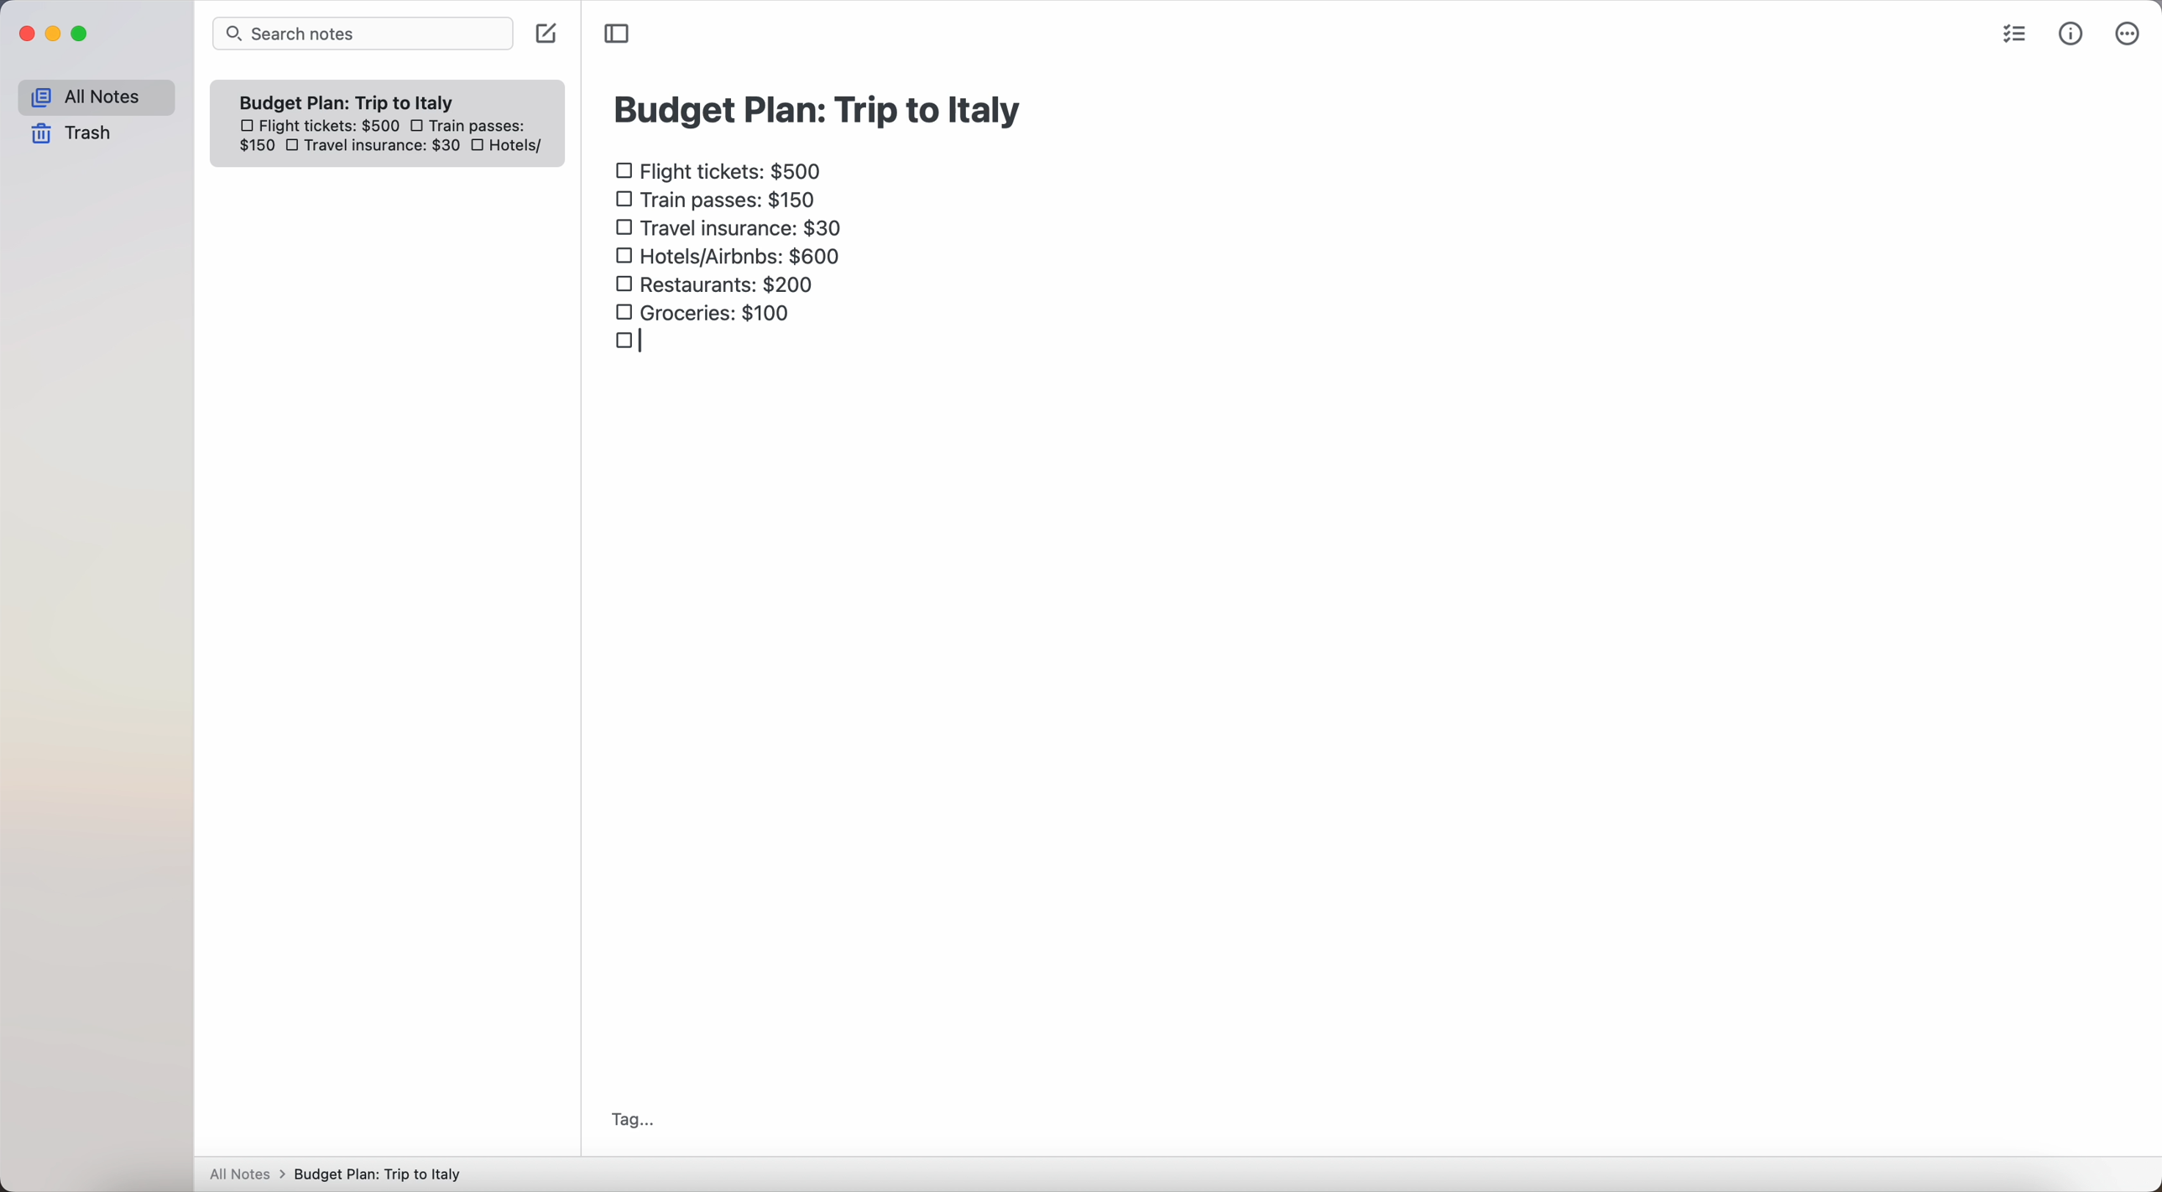 Image resolution: width=2162 pixels, height=1192 pixels. Describe the element at coordinates (718, 204) in the screenshot. I see `train passes $150 checkbox` at that location.